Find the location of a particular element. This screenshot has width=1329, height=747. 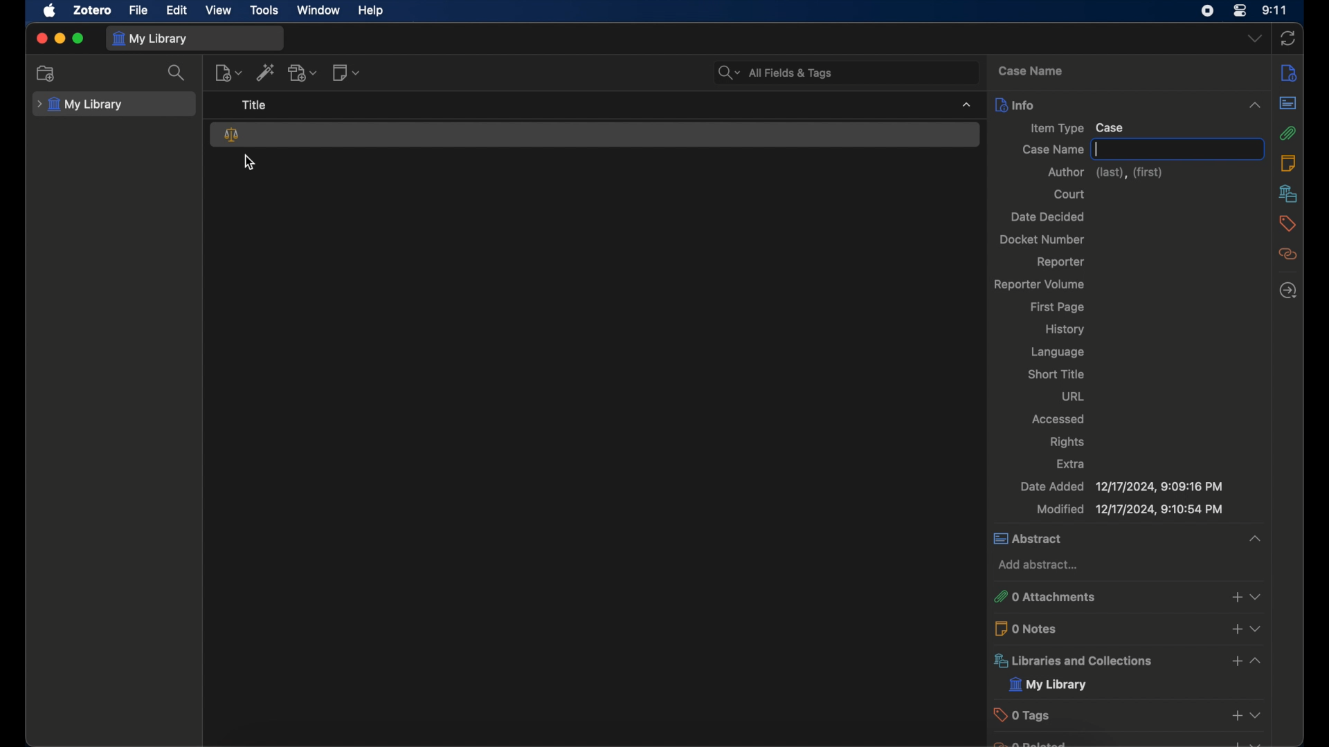

abstract is located at coordinates (1129, 538).